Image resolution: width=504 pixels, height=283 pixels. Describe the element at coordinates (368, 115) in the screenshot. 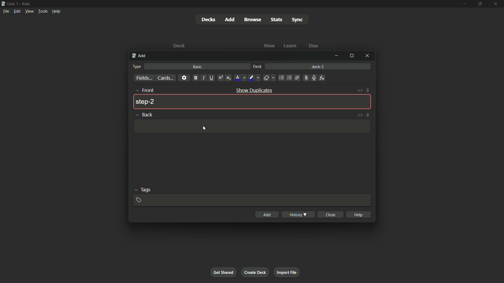

I see `toggle sticky` at that location.